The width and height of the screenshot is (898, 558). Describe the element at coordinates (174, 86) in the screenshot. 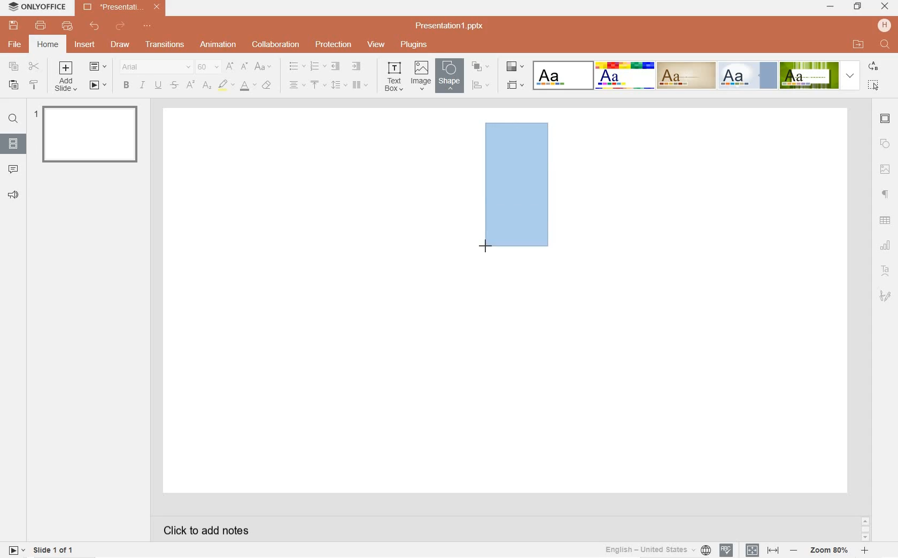

I see `strikethrough` at that location.